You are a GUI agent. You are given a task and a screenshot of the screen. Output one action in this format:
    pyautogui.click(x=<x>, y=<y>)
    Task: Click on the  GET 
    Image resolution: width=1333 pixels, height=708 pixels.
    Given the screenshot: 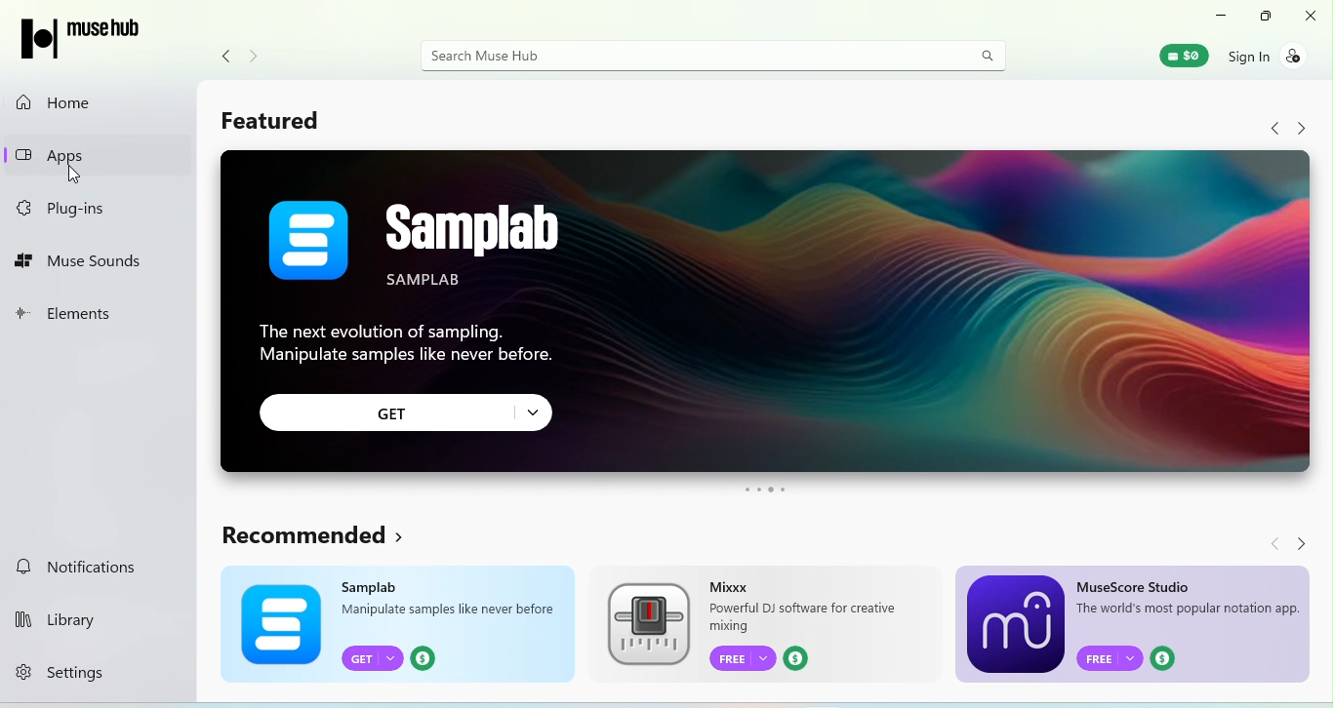 What is the action you would take?
    pyautogui.click(x=407, y=413)
    